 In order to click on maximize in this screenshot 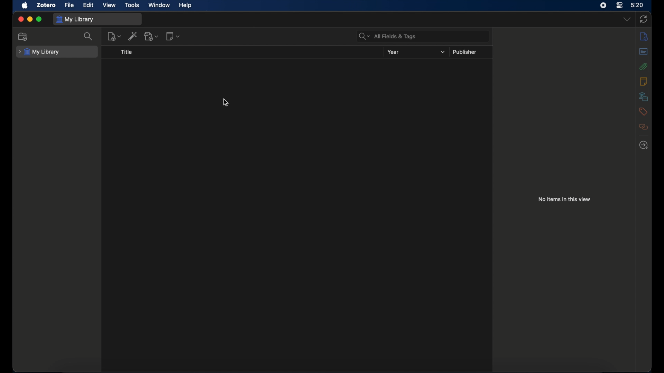, I will do `click(39, 20)`.